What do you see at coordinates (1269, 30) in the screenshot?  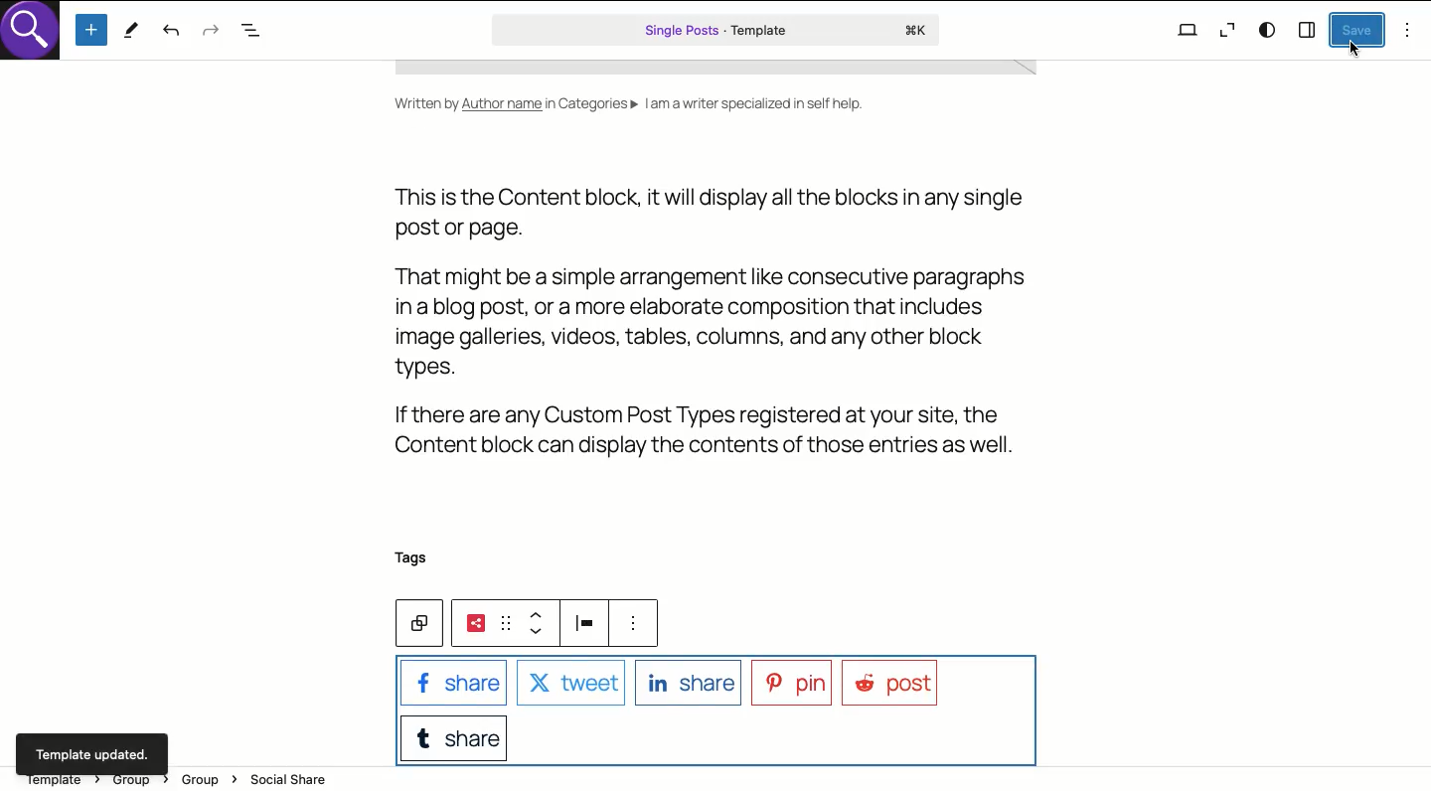 I see `Style` at bounding box center [1269, 30].